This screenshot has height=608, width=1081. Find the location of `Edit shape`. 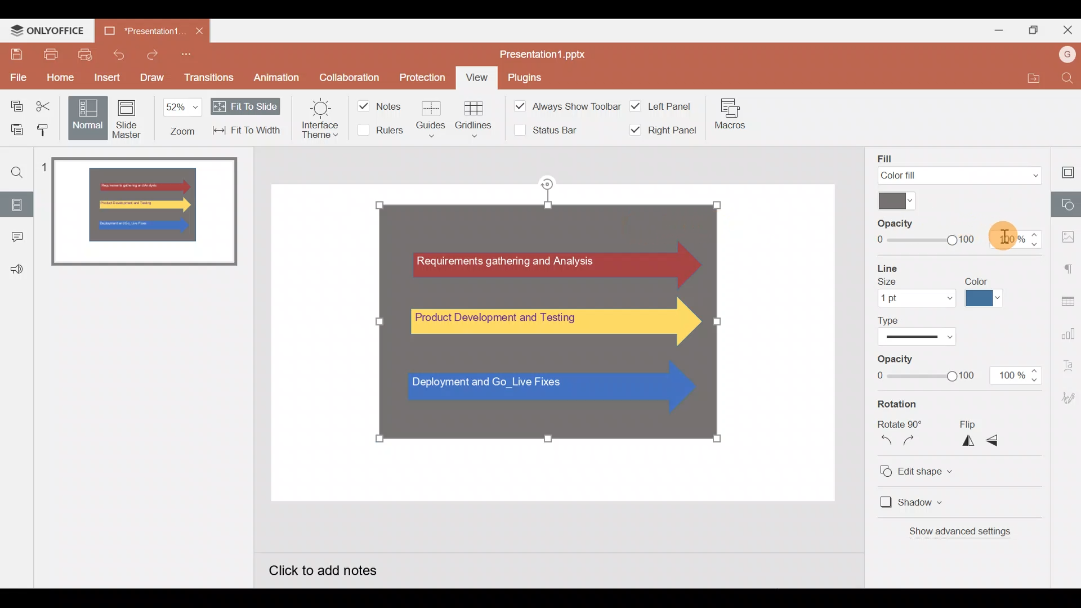

Edit shape is located at coordinates (930, 470).